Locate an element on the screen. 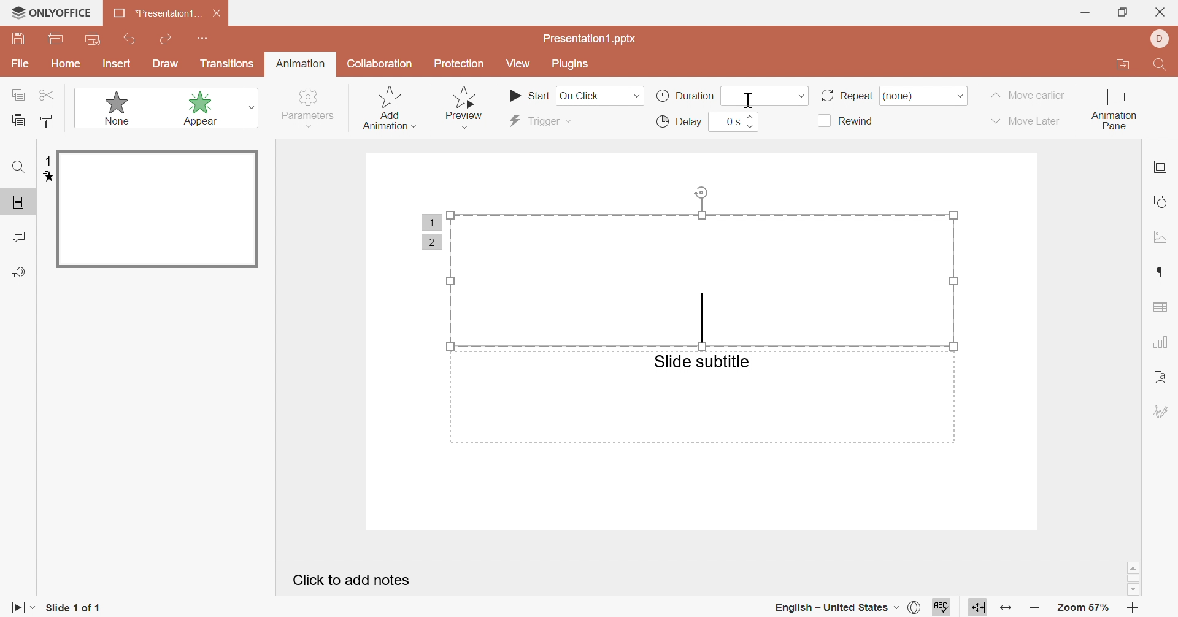 The image size is (1178, 617). copy style is located at coordinates (48, 120).